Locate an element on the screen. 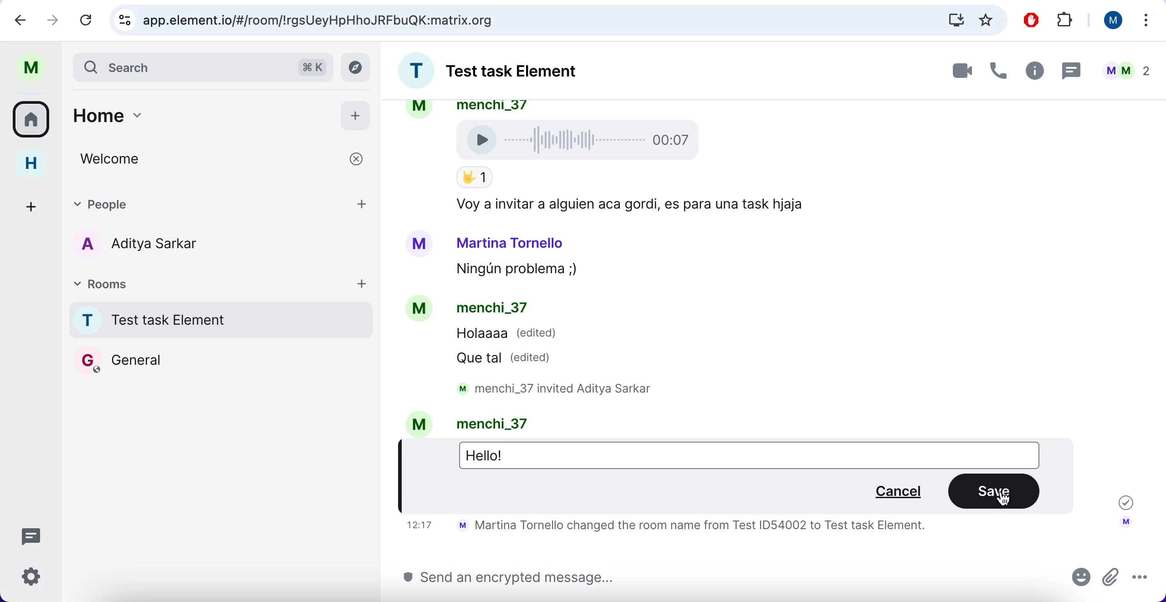  explore rooms is located at coordinates (358, 67).